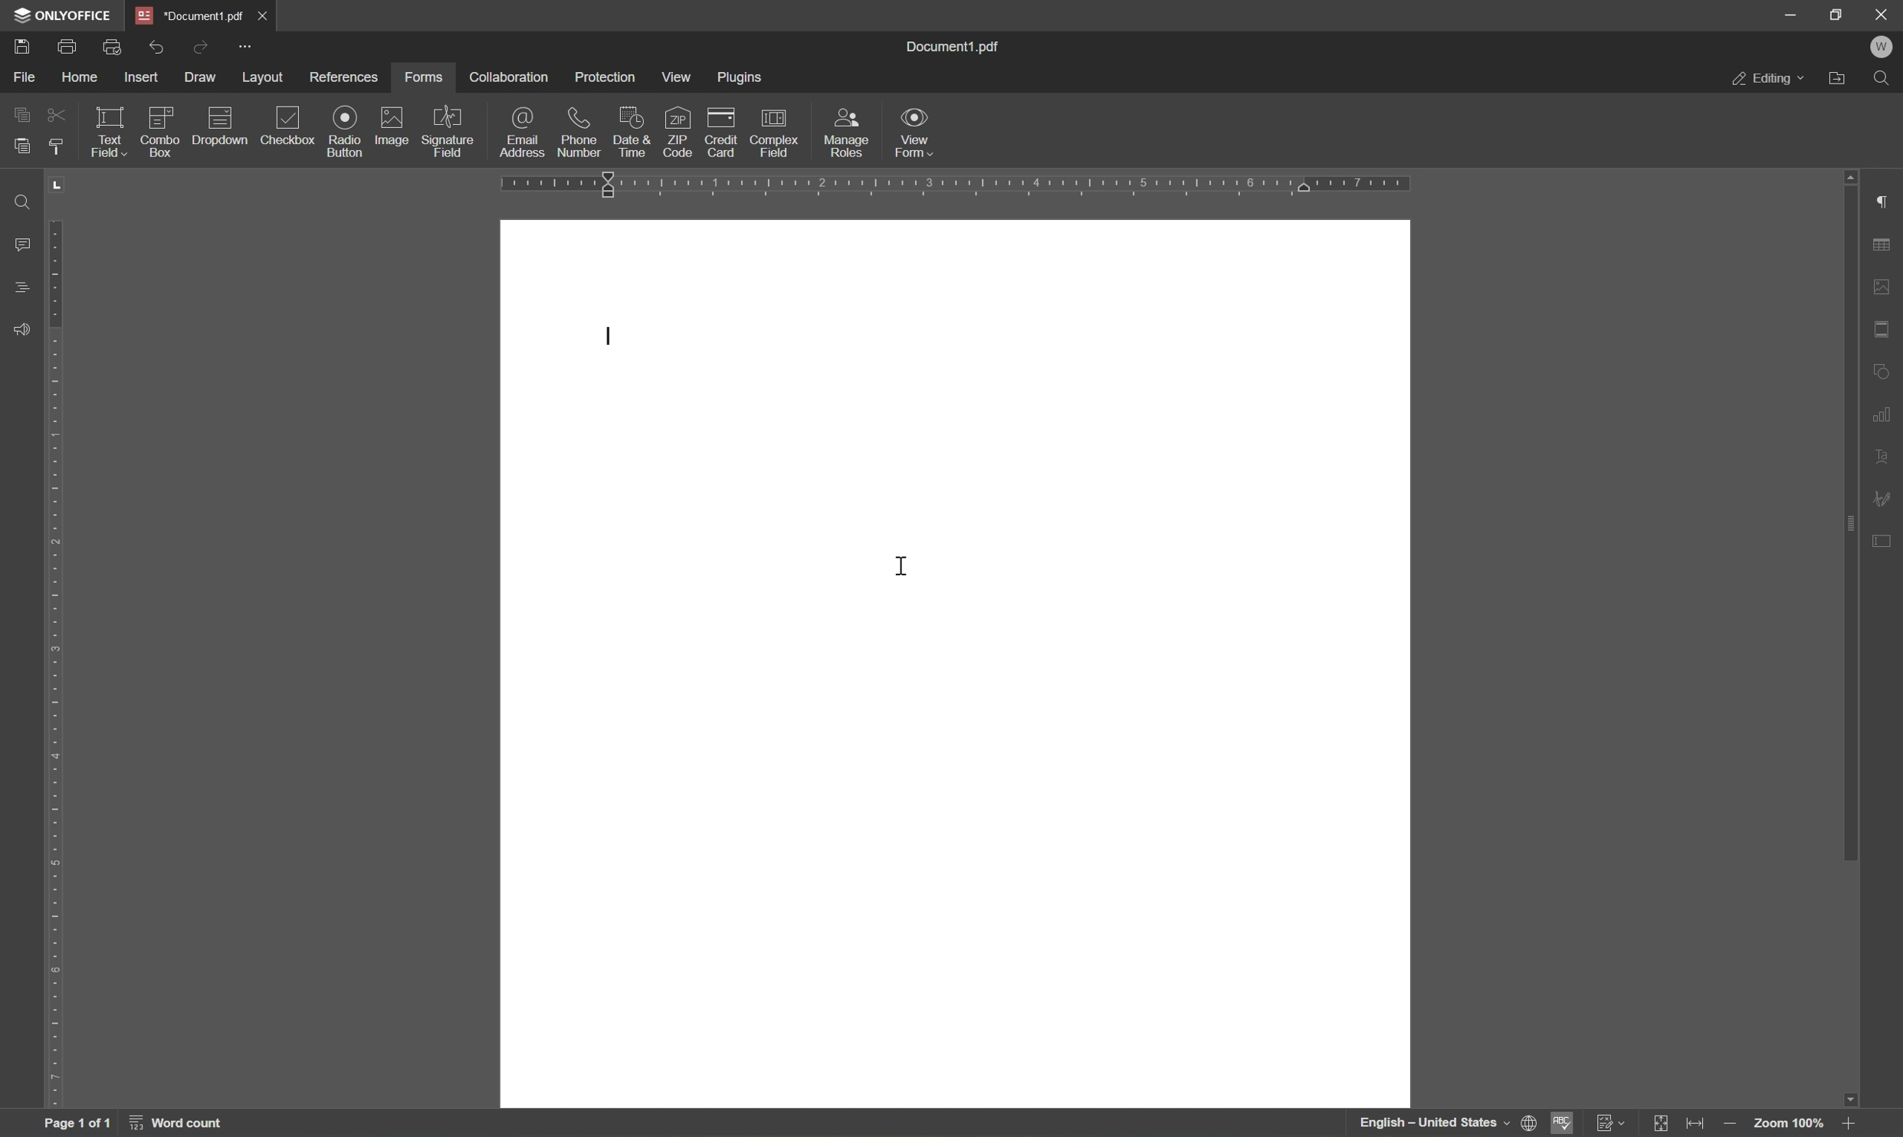 The width and height of the screenshot is (1903, 1137). Describe the element at coordinates (246, 46) in the screenshot. I see `customize quick access toolbar` at that location.